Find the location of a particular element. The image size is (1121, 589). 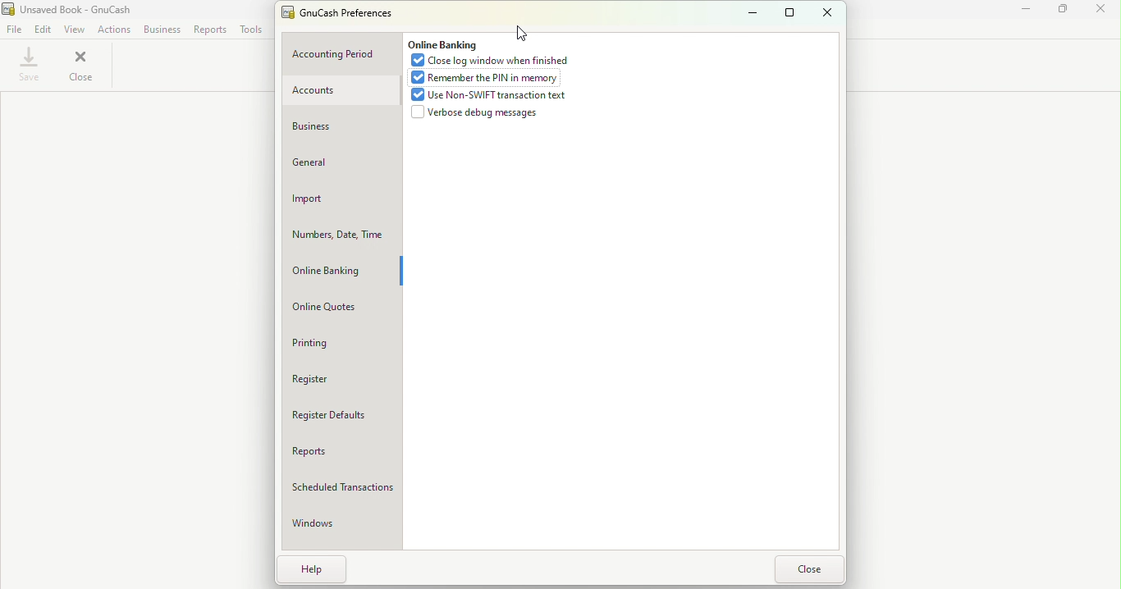

Save is located at coordinates (29, 67).